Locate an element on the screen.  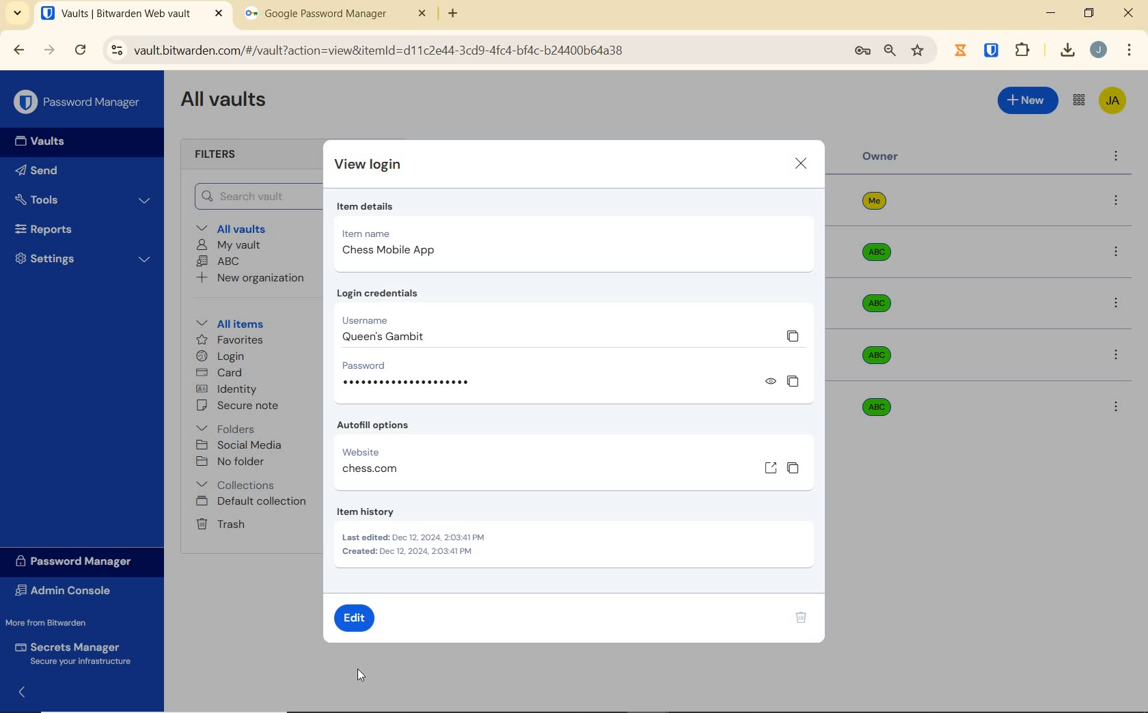
Account is located at coordinates (1098, 50).